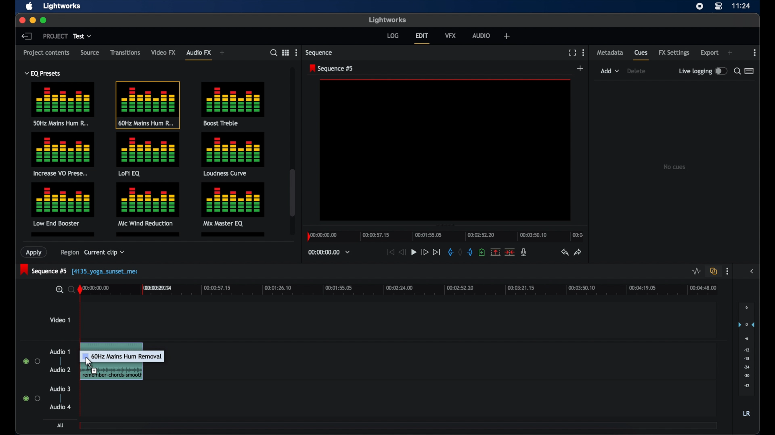 Image resolution: width=775 pixels, height=435 pixels. I want to click on minimize, so click(32, 21).